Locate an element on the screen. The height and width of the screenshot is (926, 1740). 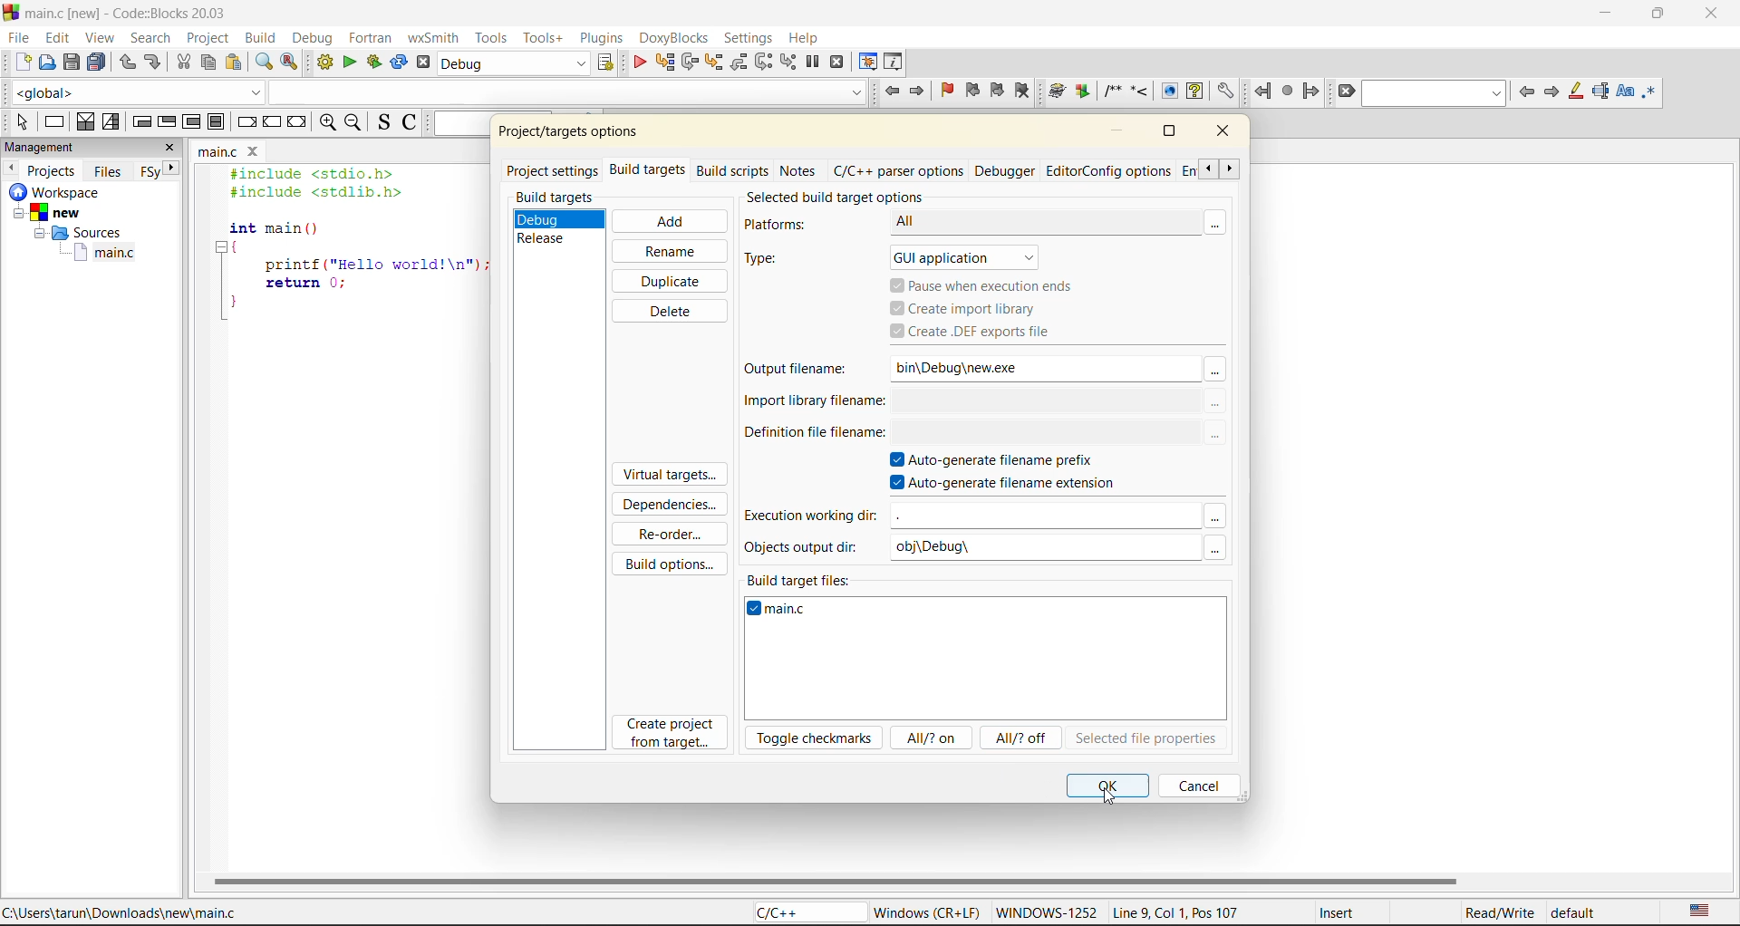
horizontal scroll bar is located at coordinates (835, 881).